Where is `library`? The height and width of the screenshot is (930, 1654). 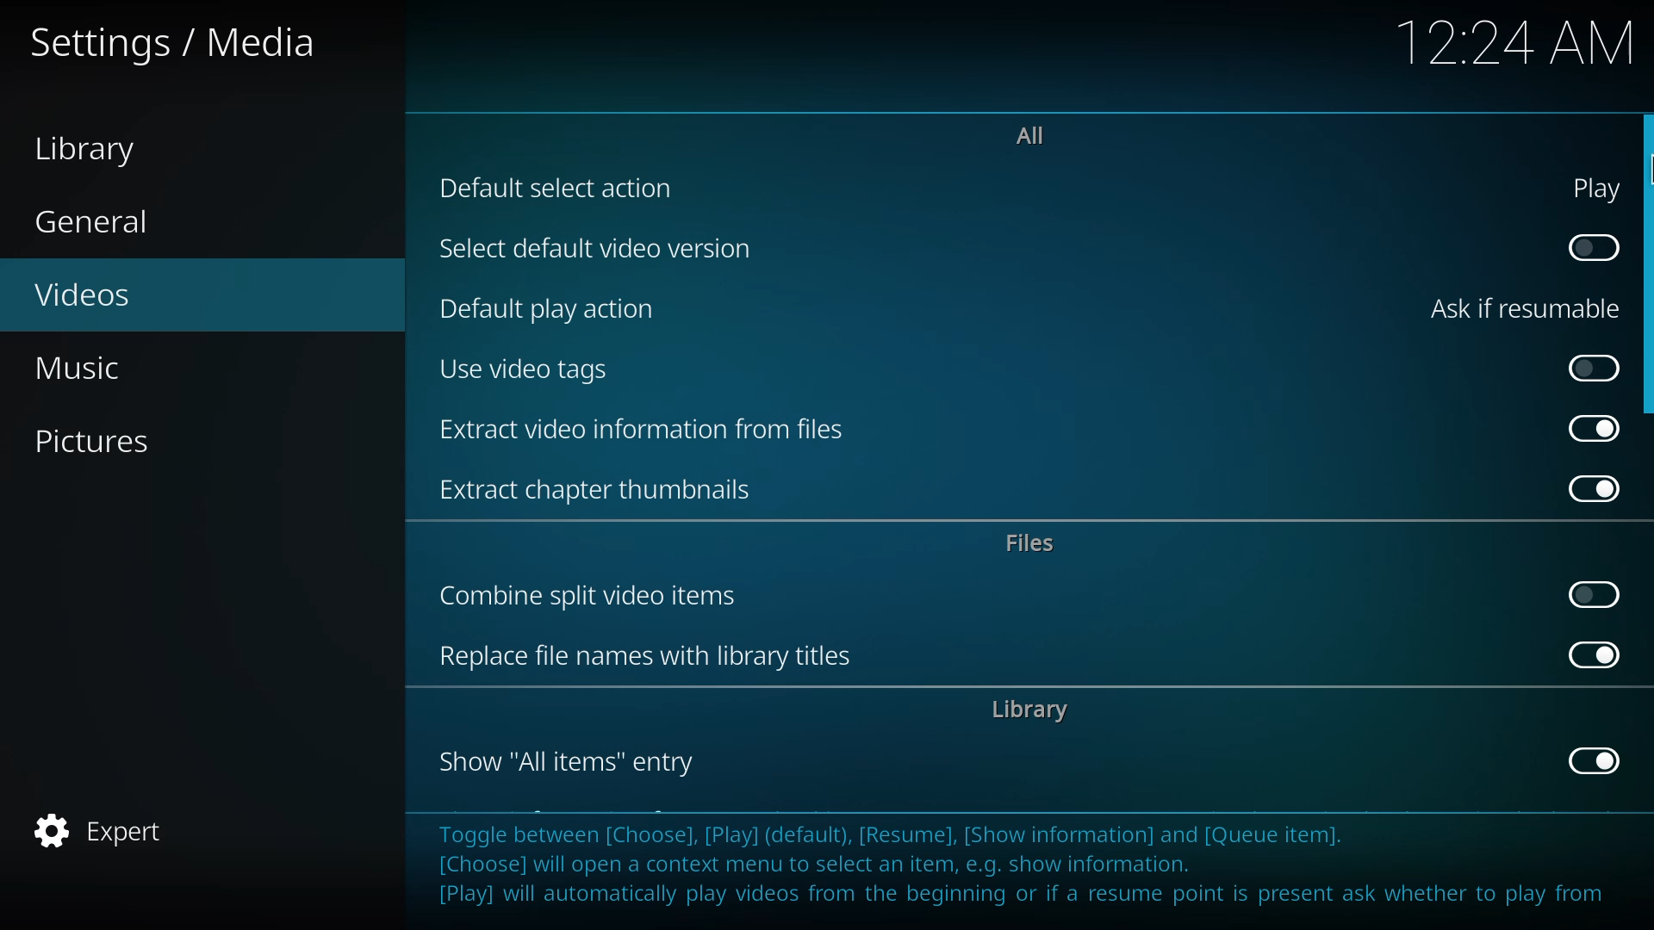
library is located at coordinates (101, 150).